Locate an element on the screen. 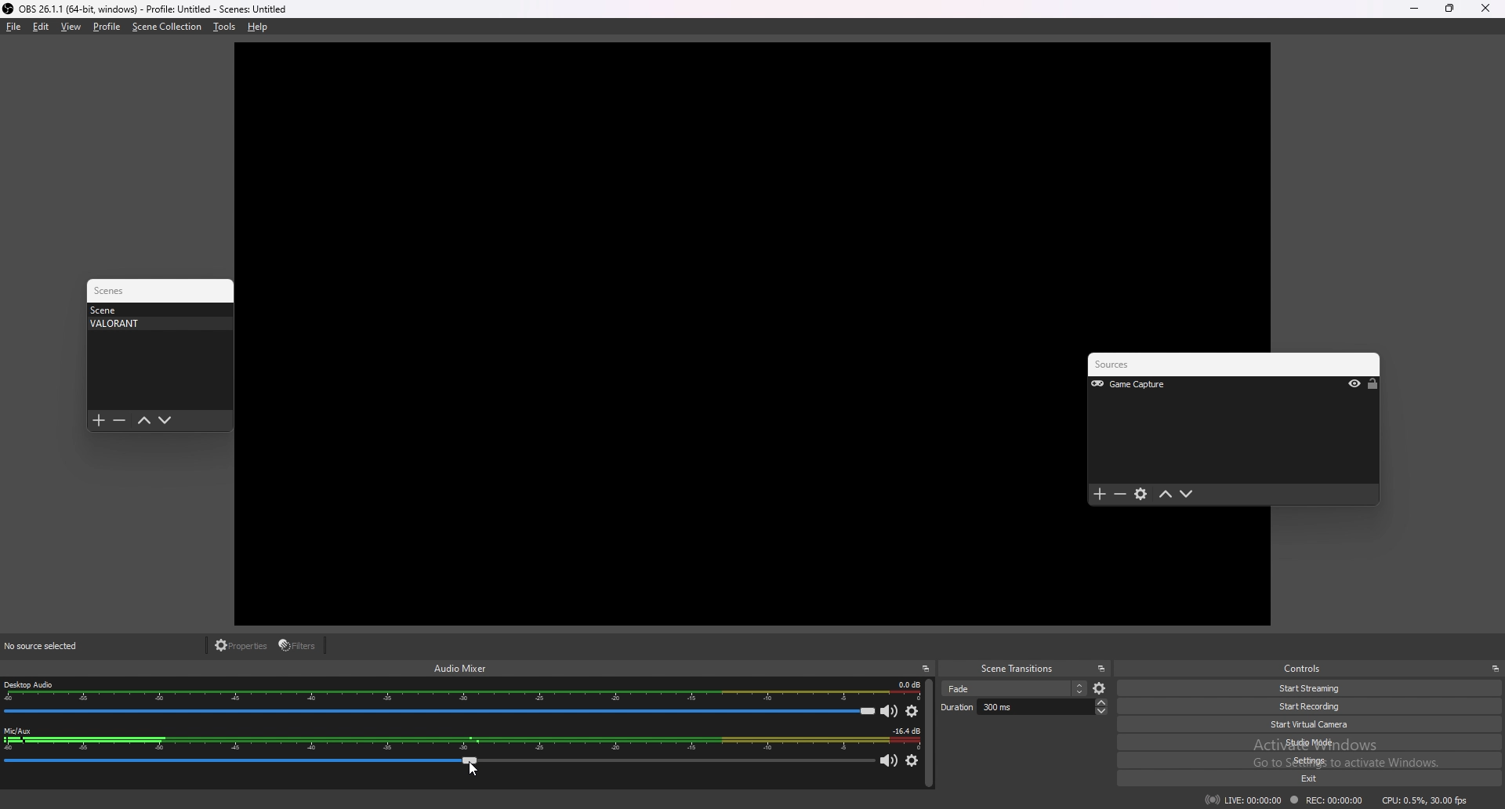  properties is located at coordinates (242, 646).